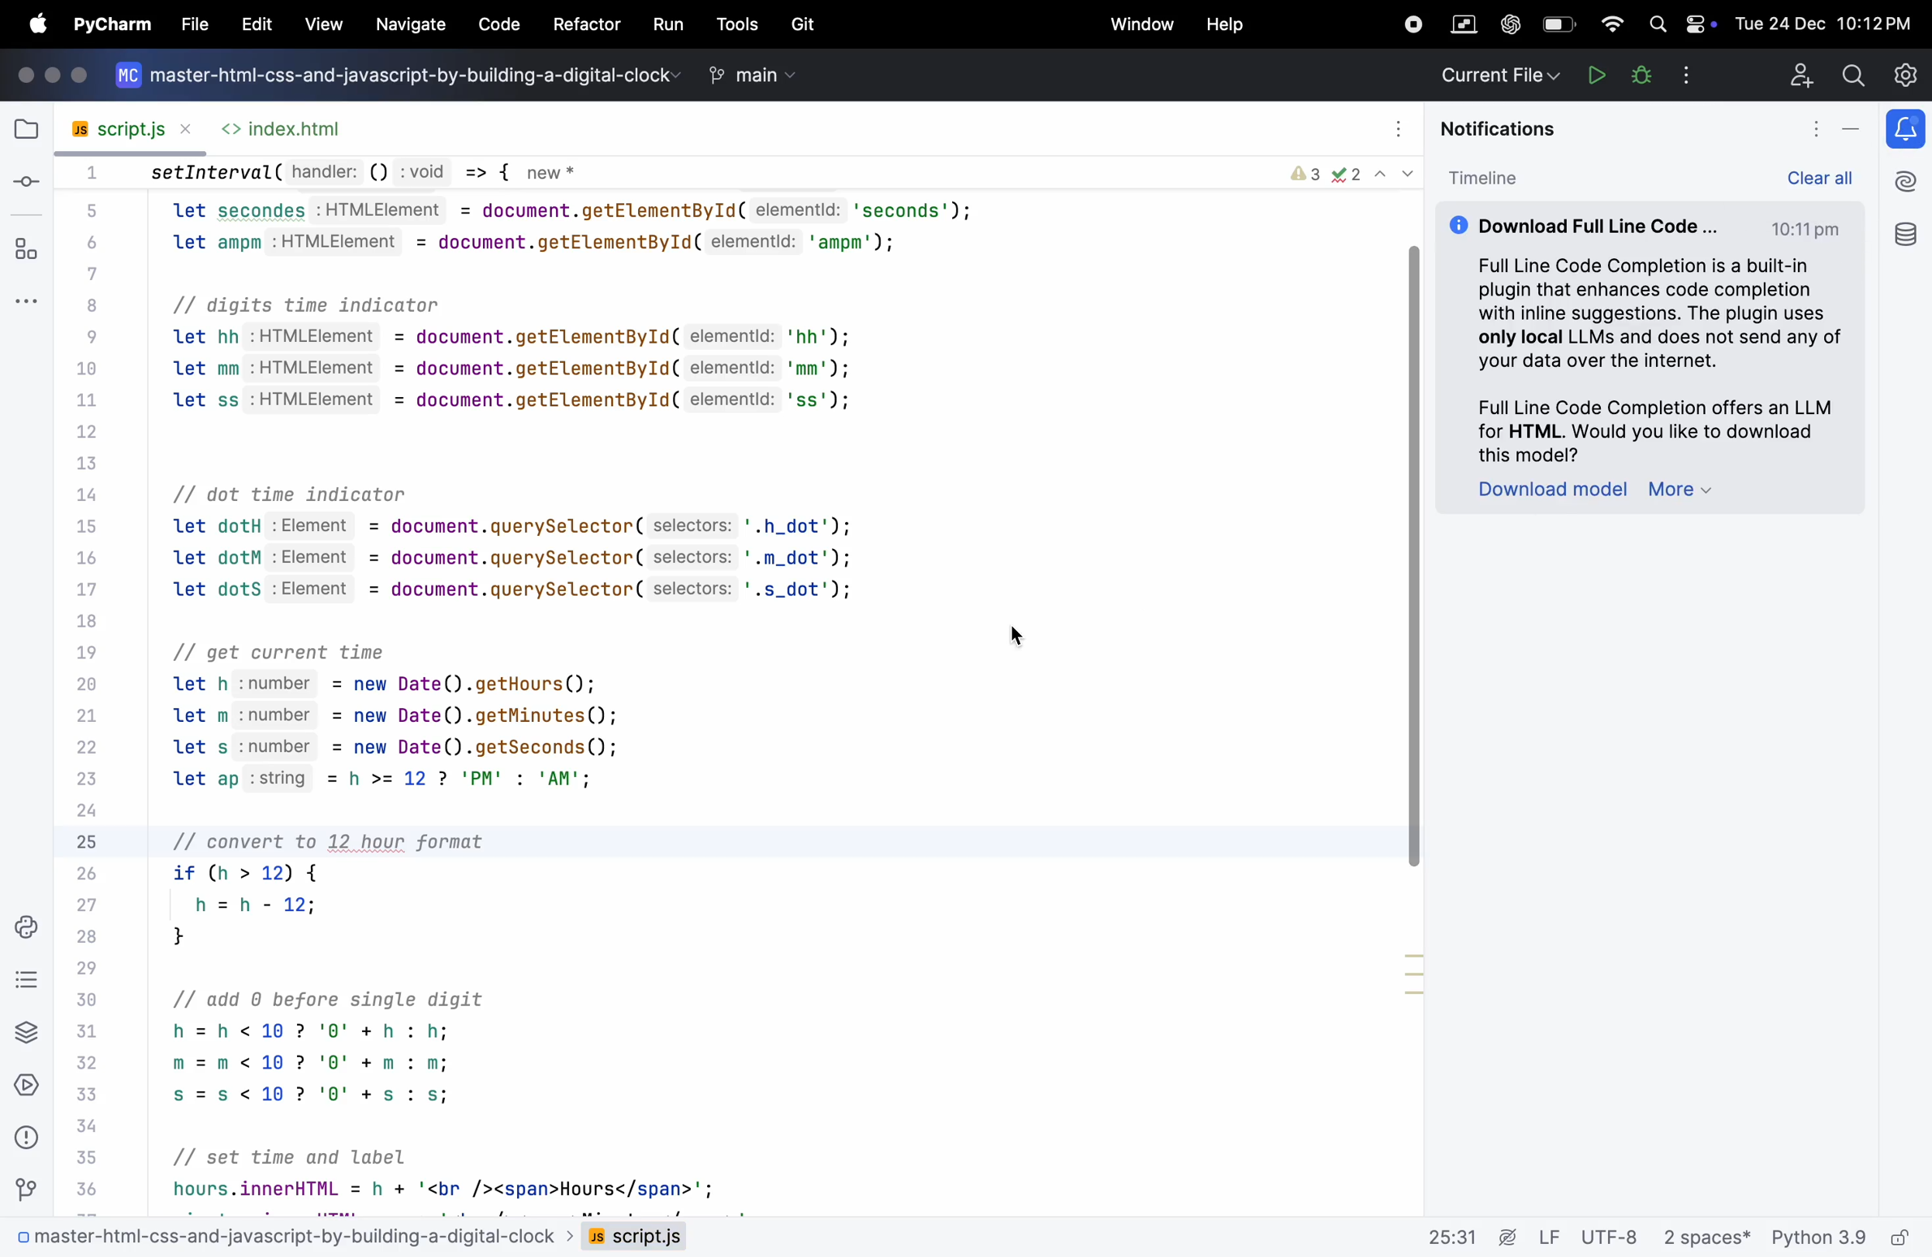 This screenshot has height=1257, width=1932. I want to click on Git, so click(810, 24).